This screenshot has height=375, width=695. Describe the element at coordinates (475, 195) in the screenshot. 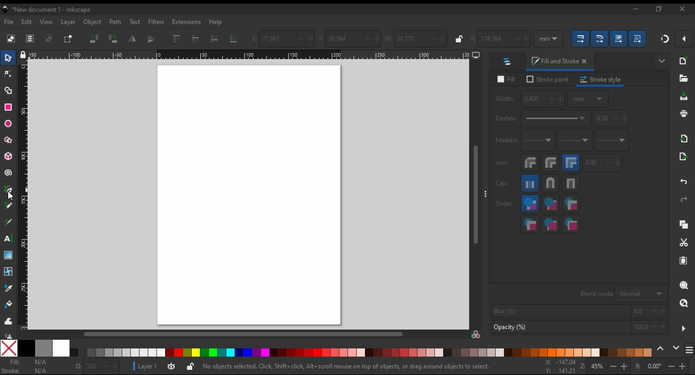

I see `scroll bar` at that location.